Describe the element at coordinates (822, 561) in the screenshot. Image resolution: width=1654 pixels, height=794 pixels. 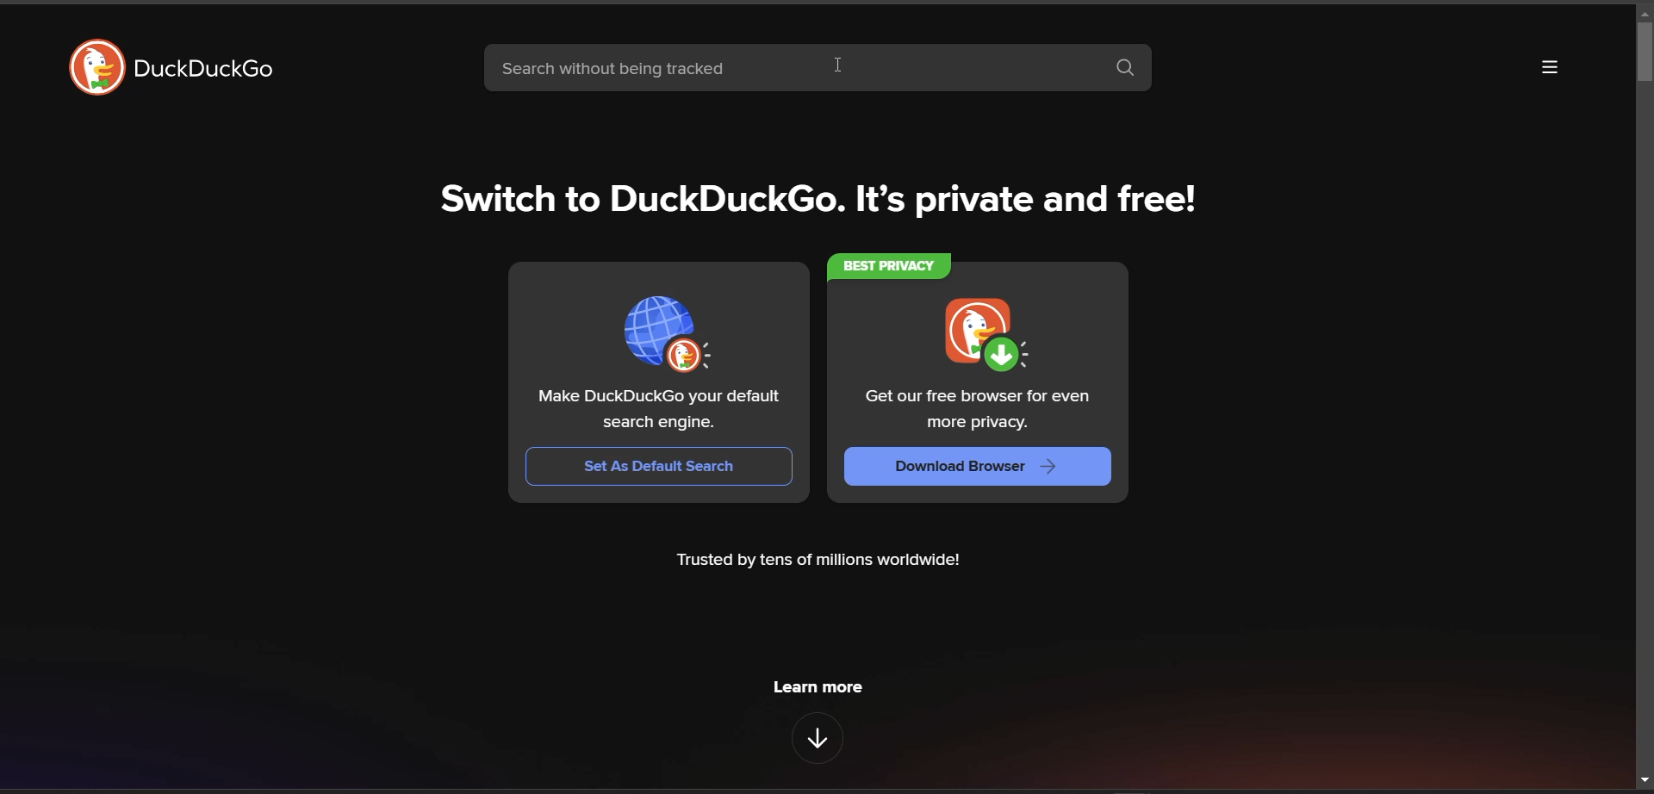
I see `metadata` at that location.